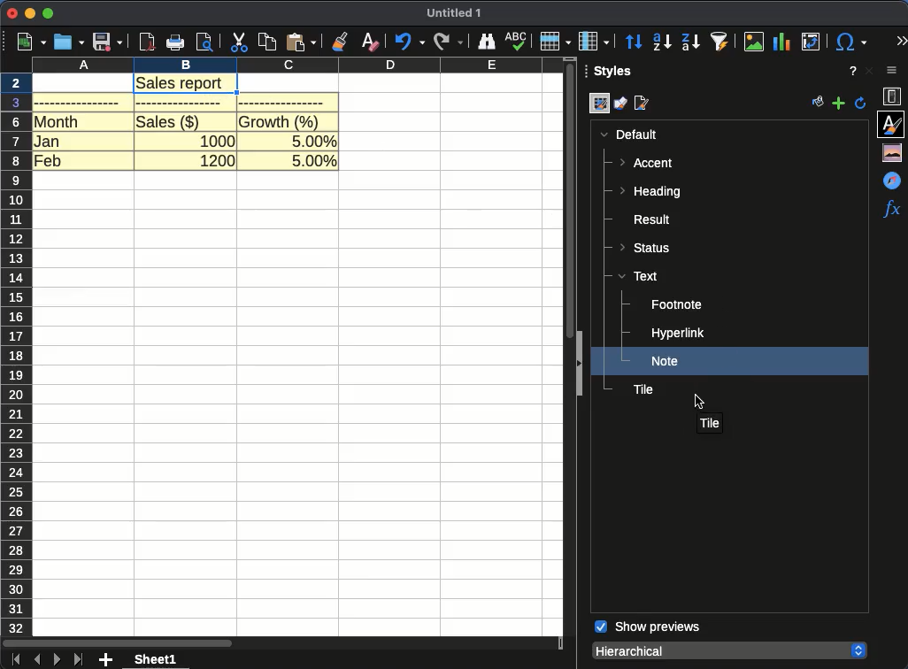  I want to click on heading, so click(650, 193).